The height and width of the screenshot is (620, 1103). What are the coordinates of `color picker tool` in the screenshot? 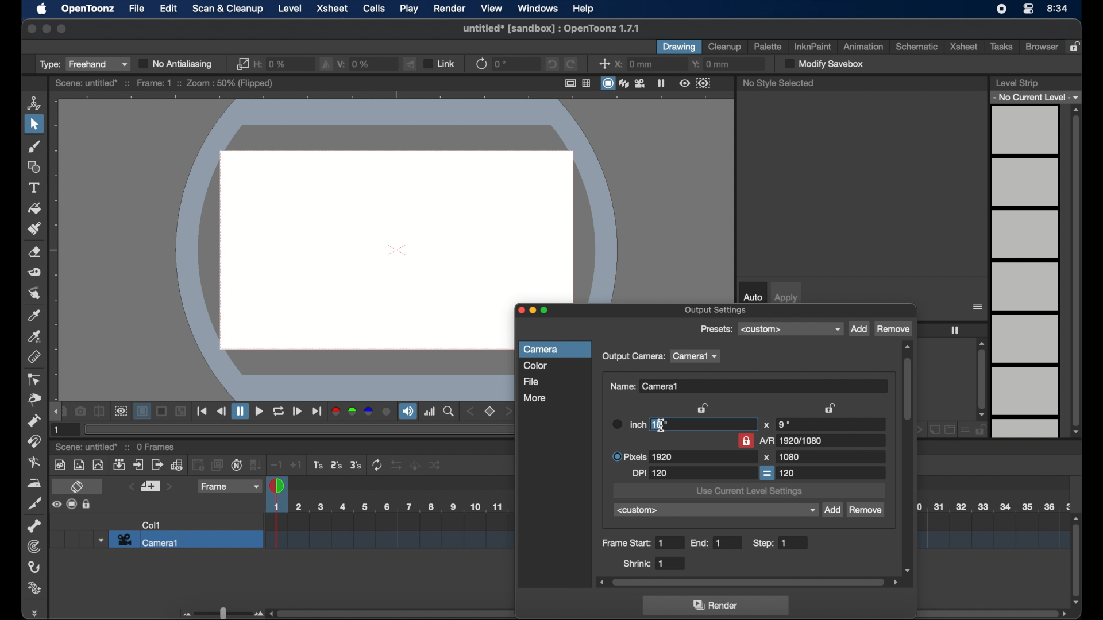 It's located at (35, 315).